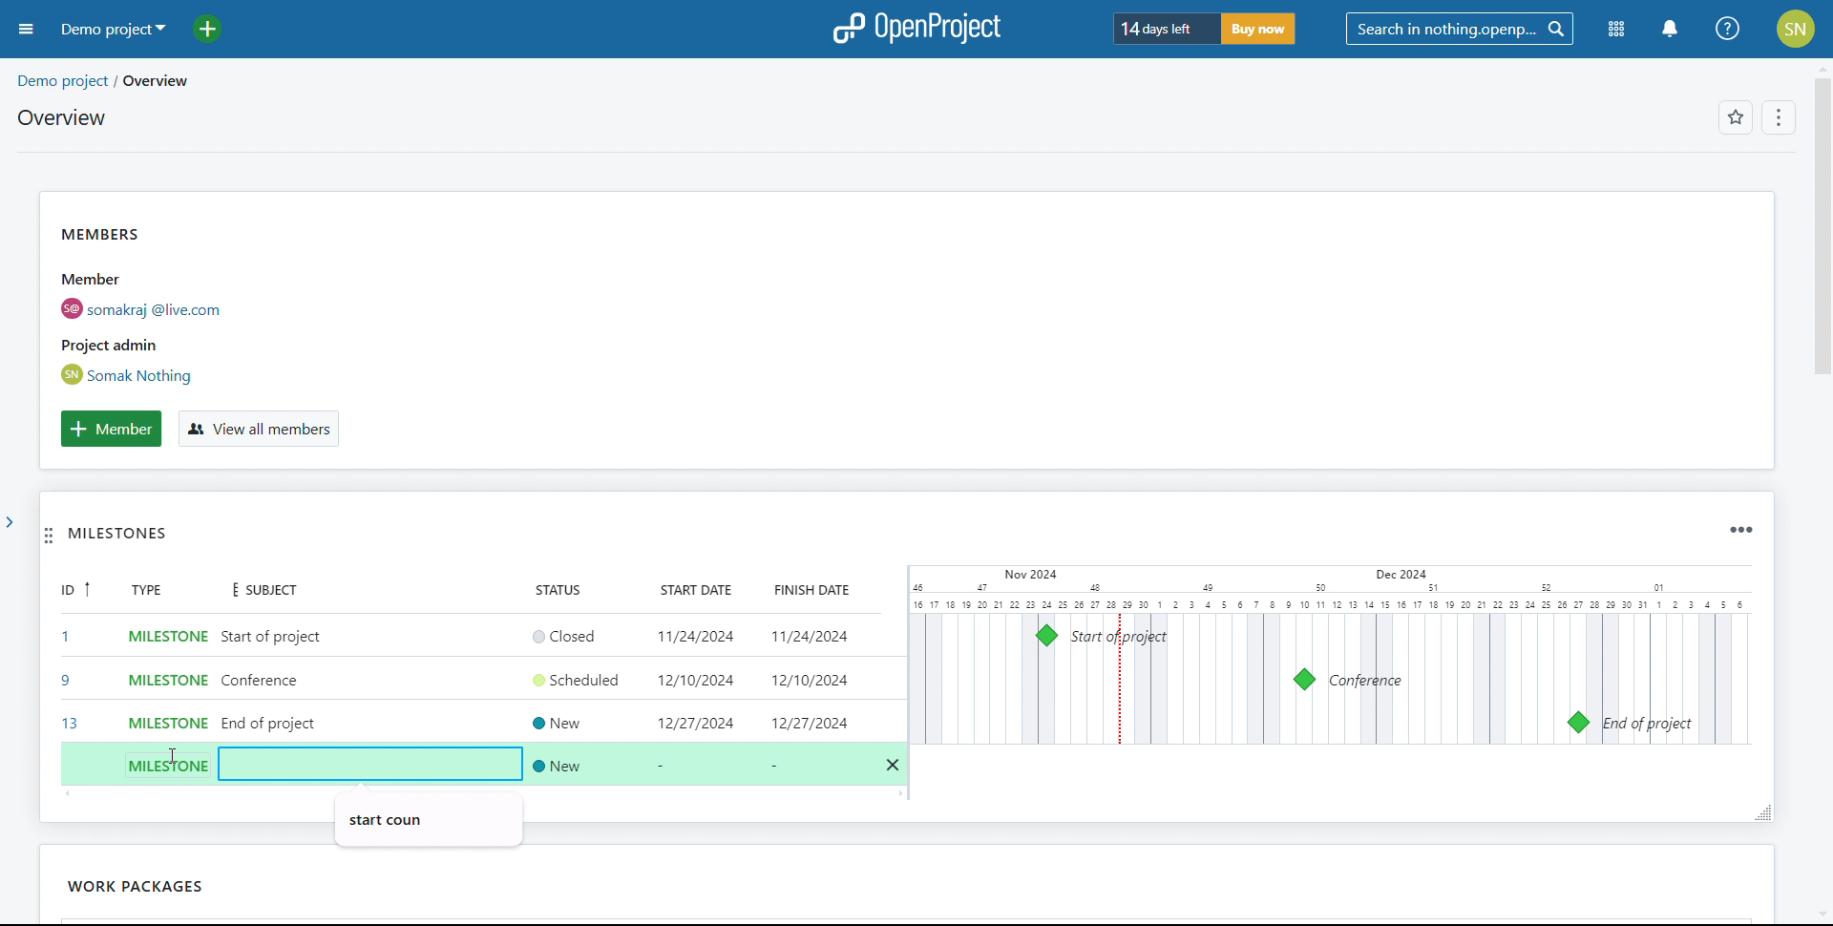 Image resolution: width=1833 pixels, height=926 pixels. Describe the element at coordinates (266, 593) in the screenshot. I see `subject` at that location.